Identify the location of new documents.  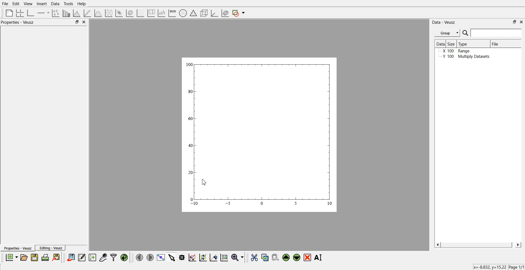
(11, 257).